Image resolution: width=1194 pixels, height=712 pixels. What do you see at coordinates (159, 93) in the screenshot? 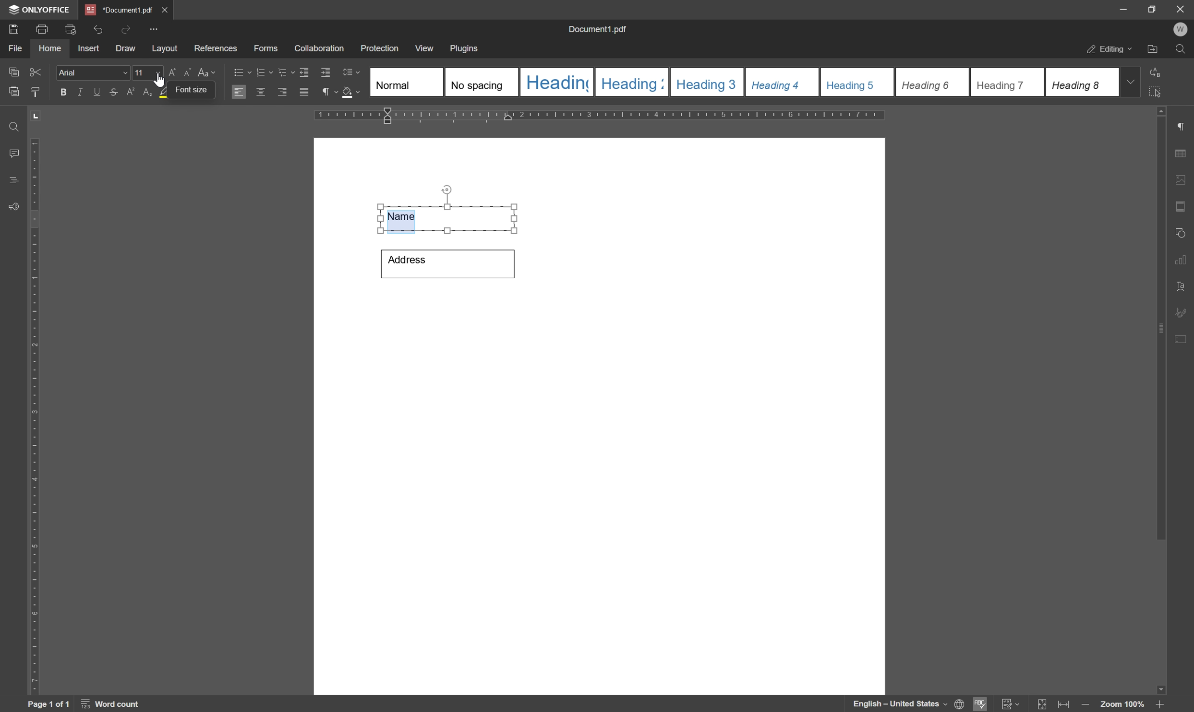
I see `highlight color` at bounding box center [159, 93].